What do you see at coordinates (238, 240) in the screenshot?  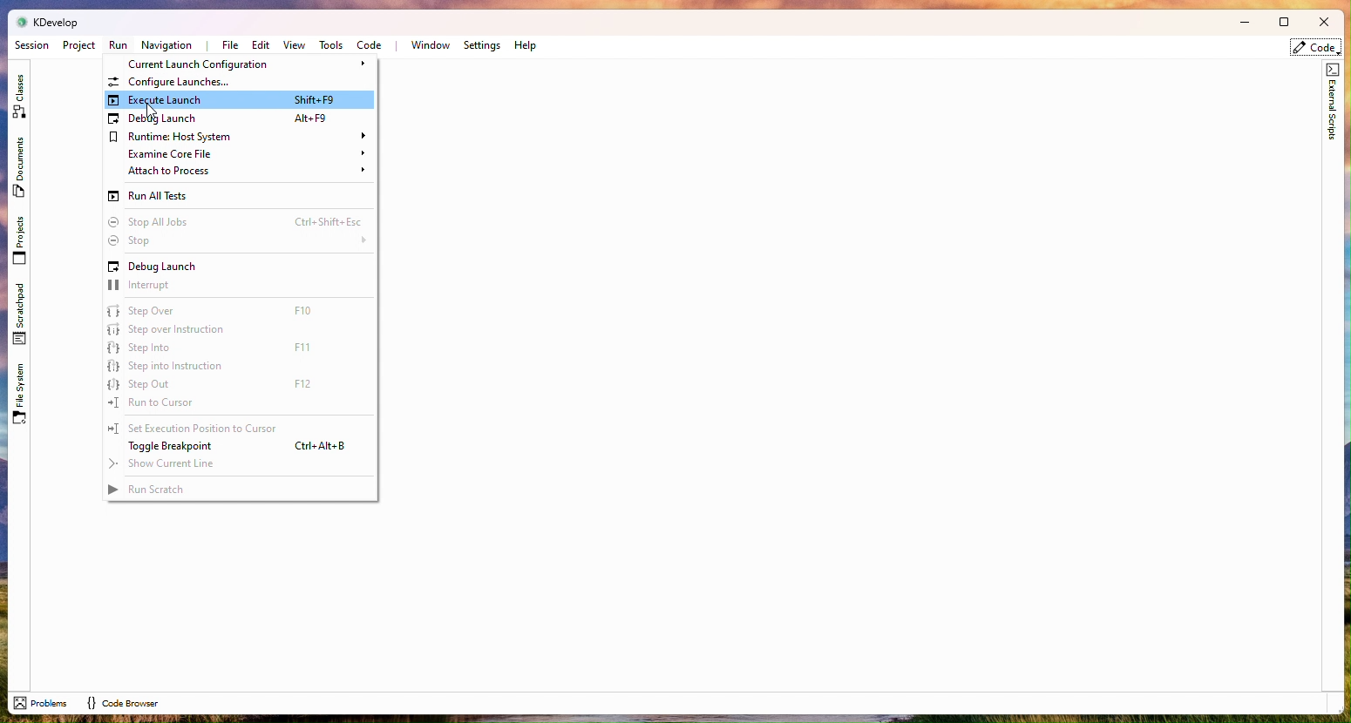 I see `Stops` at bounding box center [238, 240].